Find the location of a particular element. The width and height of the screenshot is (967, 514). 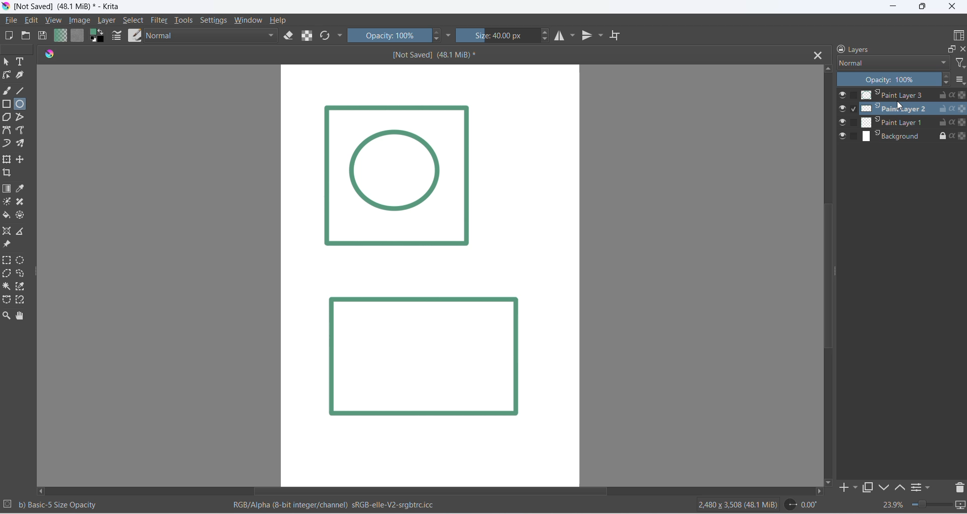

unlock is located at coordinates (940, 109).